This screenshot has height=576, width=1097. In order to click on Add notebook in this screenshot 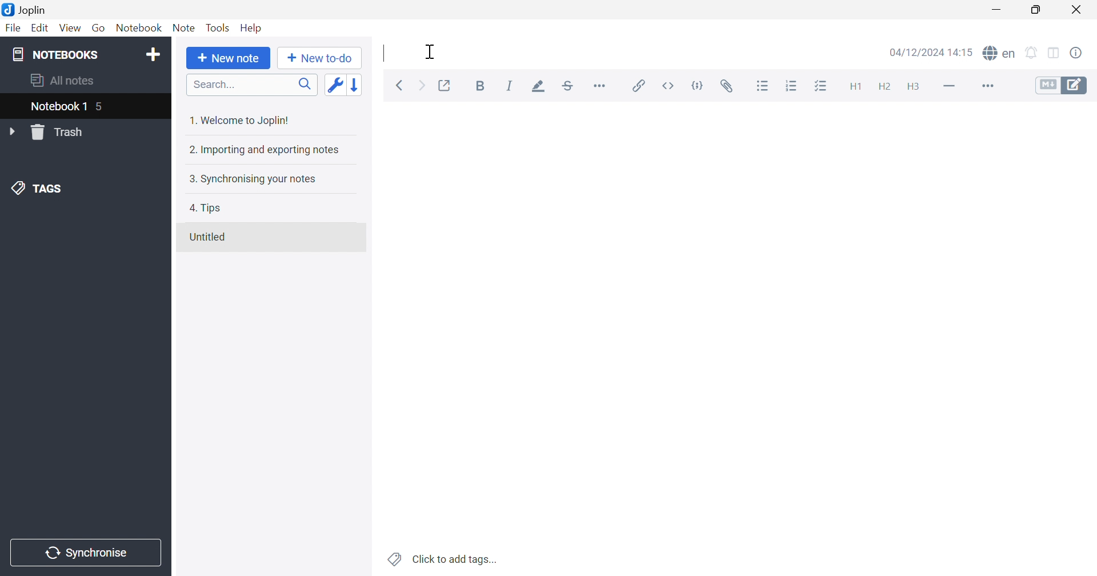, I will do `click(153, 56)`.